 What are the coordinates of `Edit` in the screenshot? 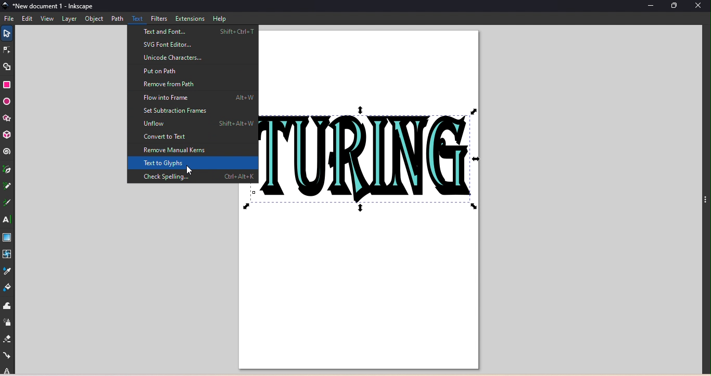 It's located at (27, 19).